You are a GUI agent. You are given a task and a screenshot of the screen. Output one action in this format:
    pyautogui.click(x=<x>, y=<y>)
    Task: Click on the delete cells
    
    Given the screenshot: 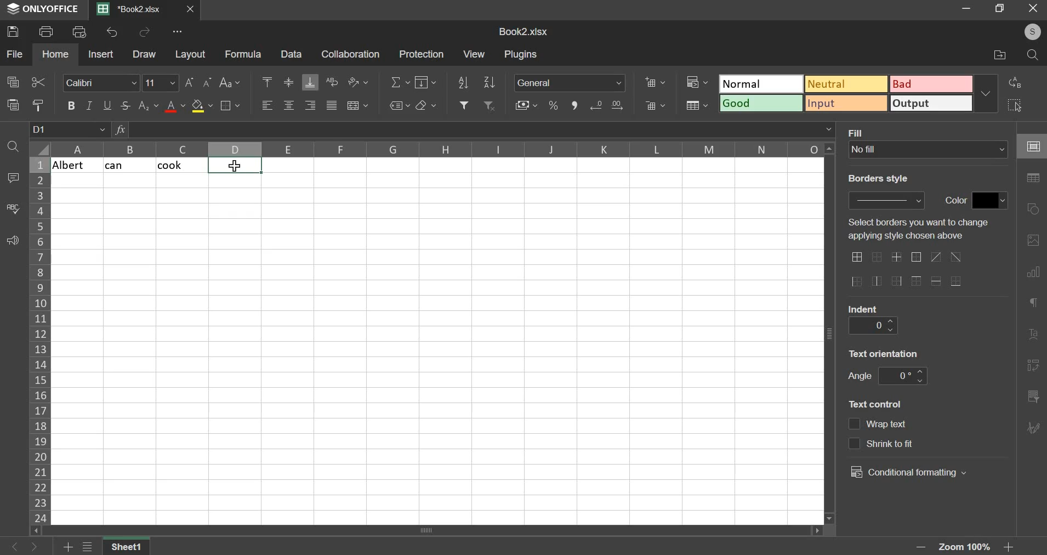 What is the action you would take?
    pyautogui.click(x=656, y=105)
    